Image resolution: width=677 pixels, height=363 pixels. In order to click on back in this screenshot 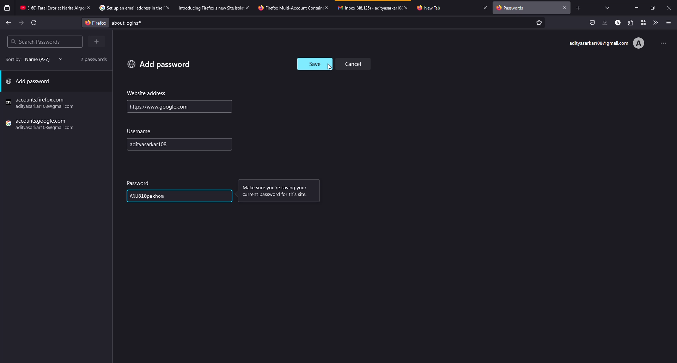, I will do `click(8, 22)`.